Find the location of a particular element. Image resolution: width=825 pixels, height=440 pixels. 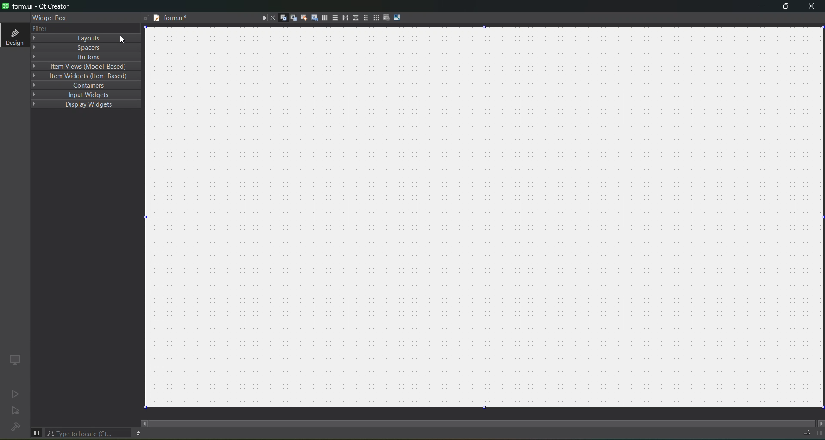

horizontal splitter is located at coordinates (344, 19).